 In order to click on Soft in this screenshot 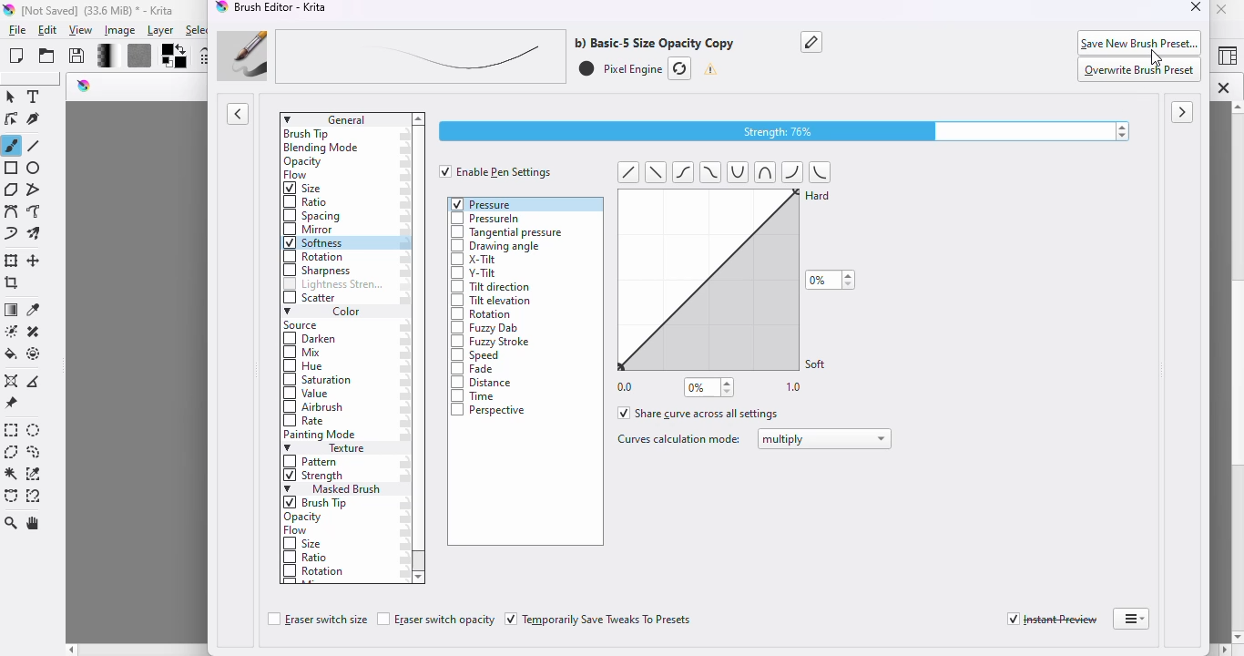, I will do `click(818, 363)`.